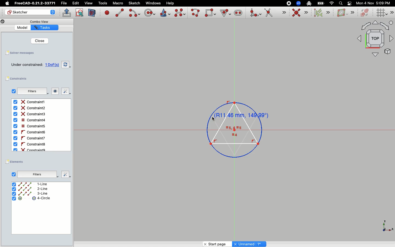 This screenshot has width=395, height=247. What do you see at coordinates (30, 132) in the screenshot?
I see `Constaint6` at bounding box center [30, 132].